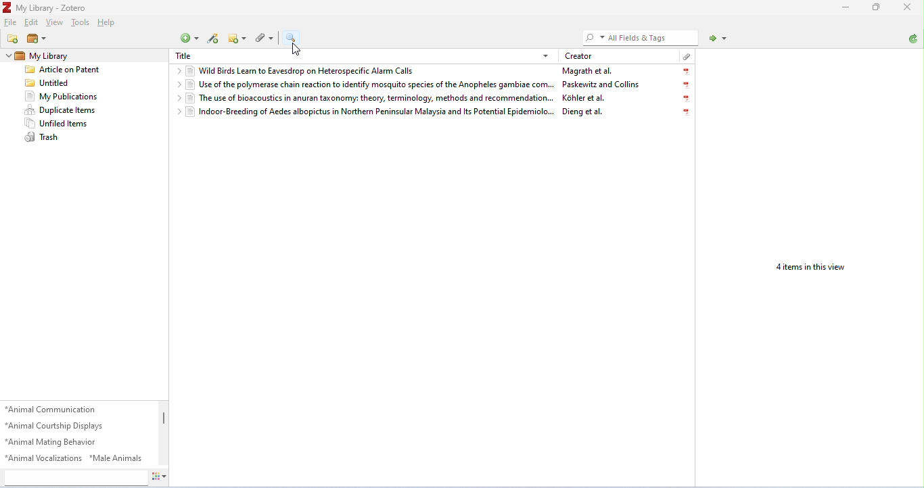 The width and height of the screenshot is (924, 488). What do you see at coordinates (46, 57) in the screenshot?
I see `my library` at bounding box center [46, 57].